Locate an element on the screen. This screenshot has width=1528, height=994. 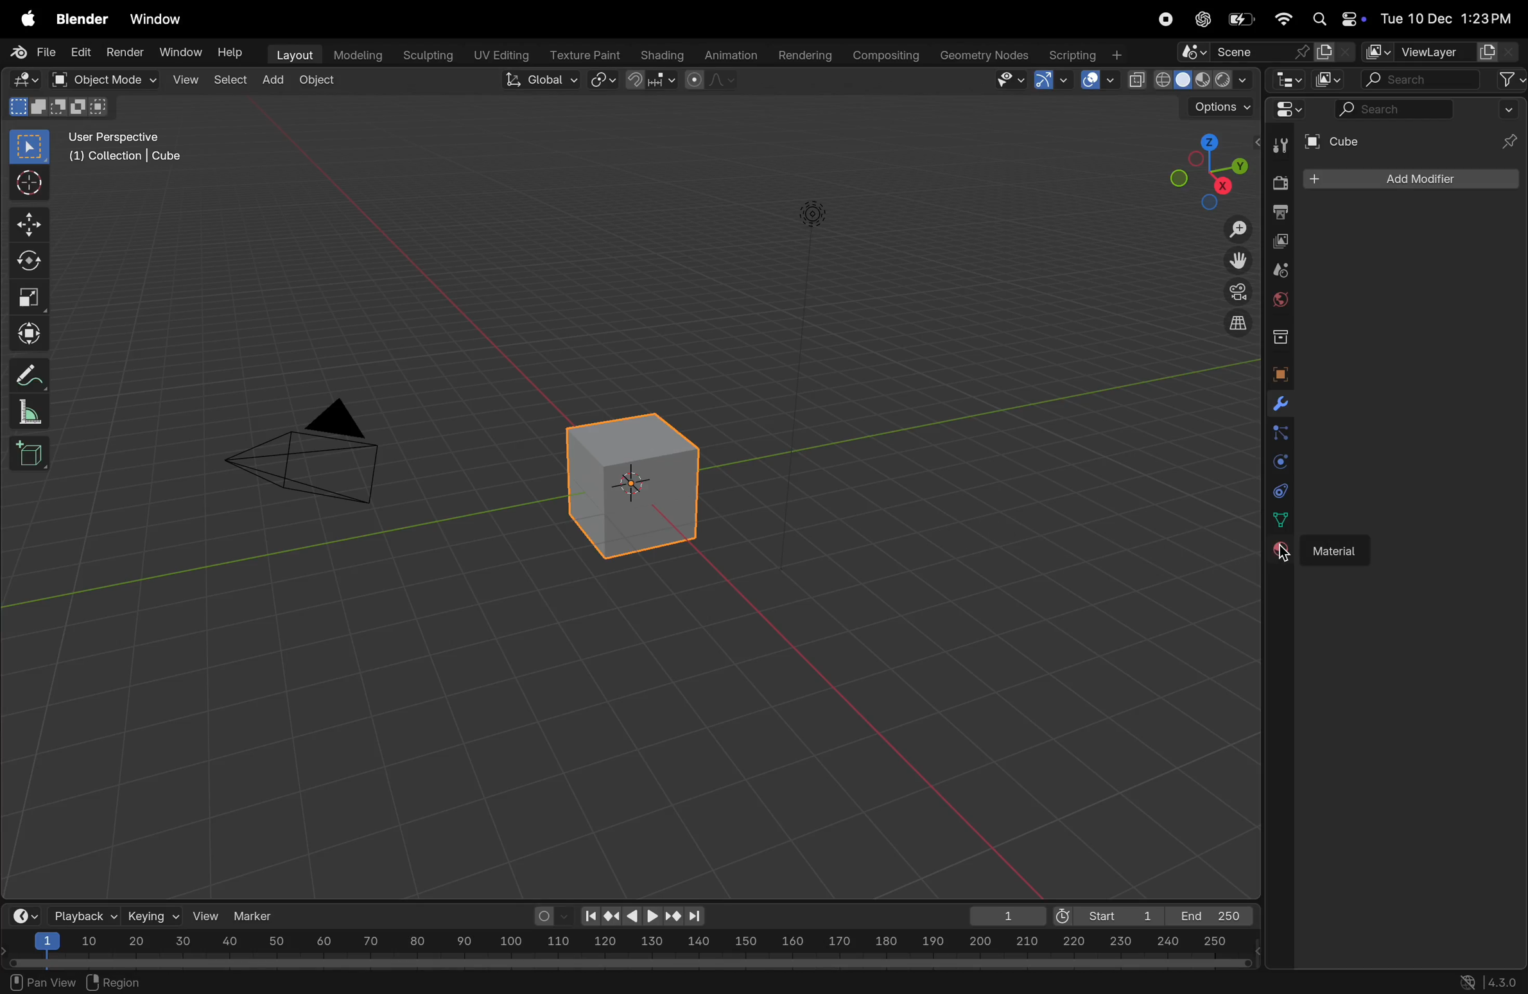
chatgpt is located at coordinates (1201, 19).